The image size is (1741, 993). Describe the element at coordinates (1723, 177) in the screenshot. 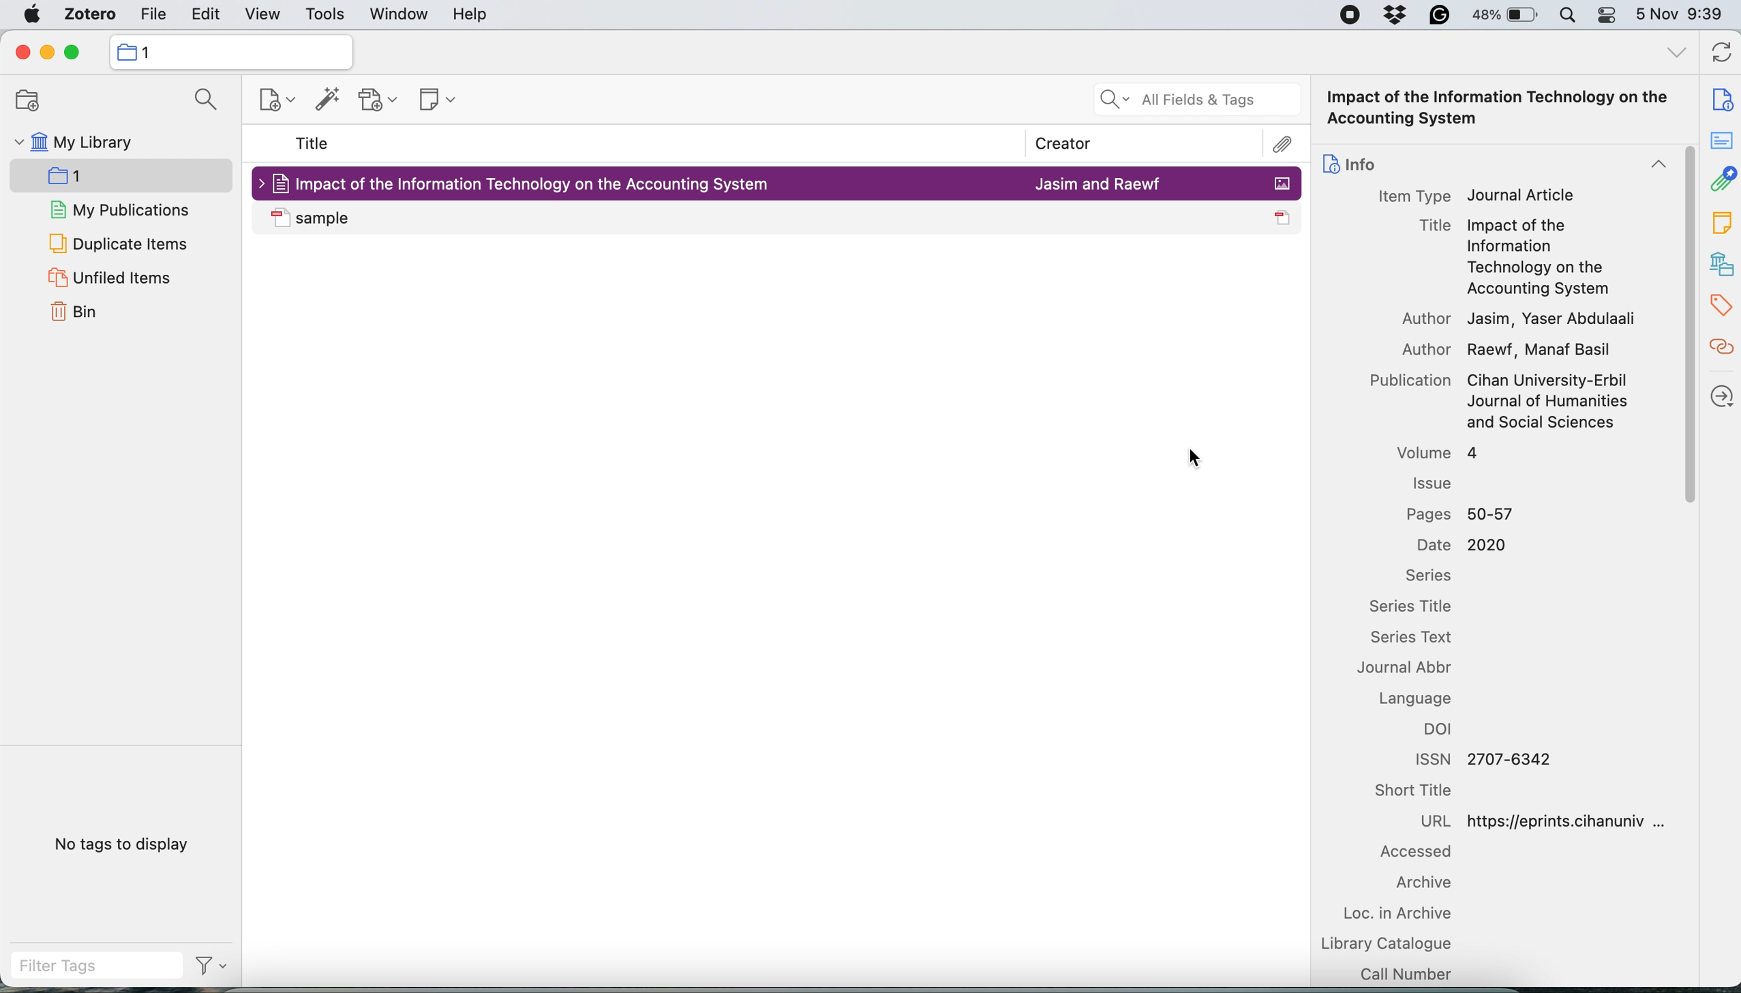

I see `attachment` at that location.